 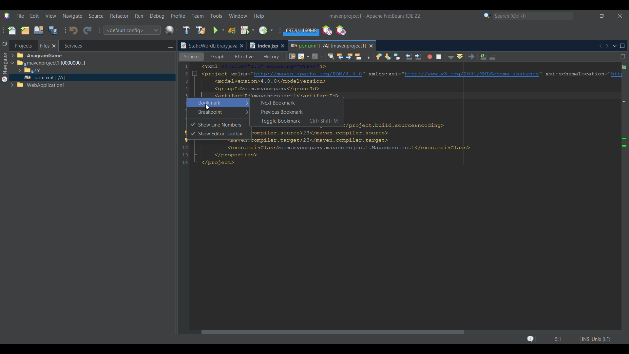 What do you see at coordinates (7, 16) in the screenshot?
I see `Software logo` at bounding box center [7, 16].